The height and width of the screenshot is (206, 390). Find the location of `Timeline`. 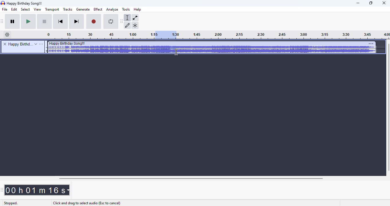

Timeline is located at coordinates (99, 35).